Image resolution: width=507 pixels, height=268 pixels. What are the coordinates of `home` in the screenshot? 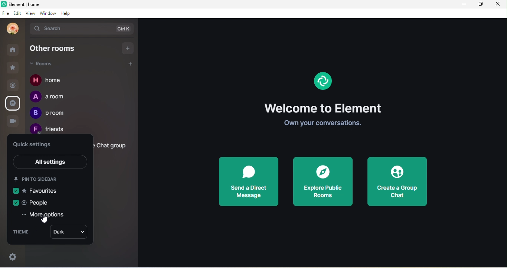 It's located at (49, 81).